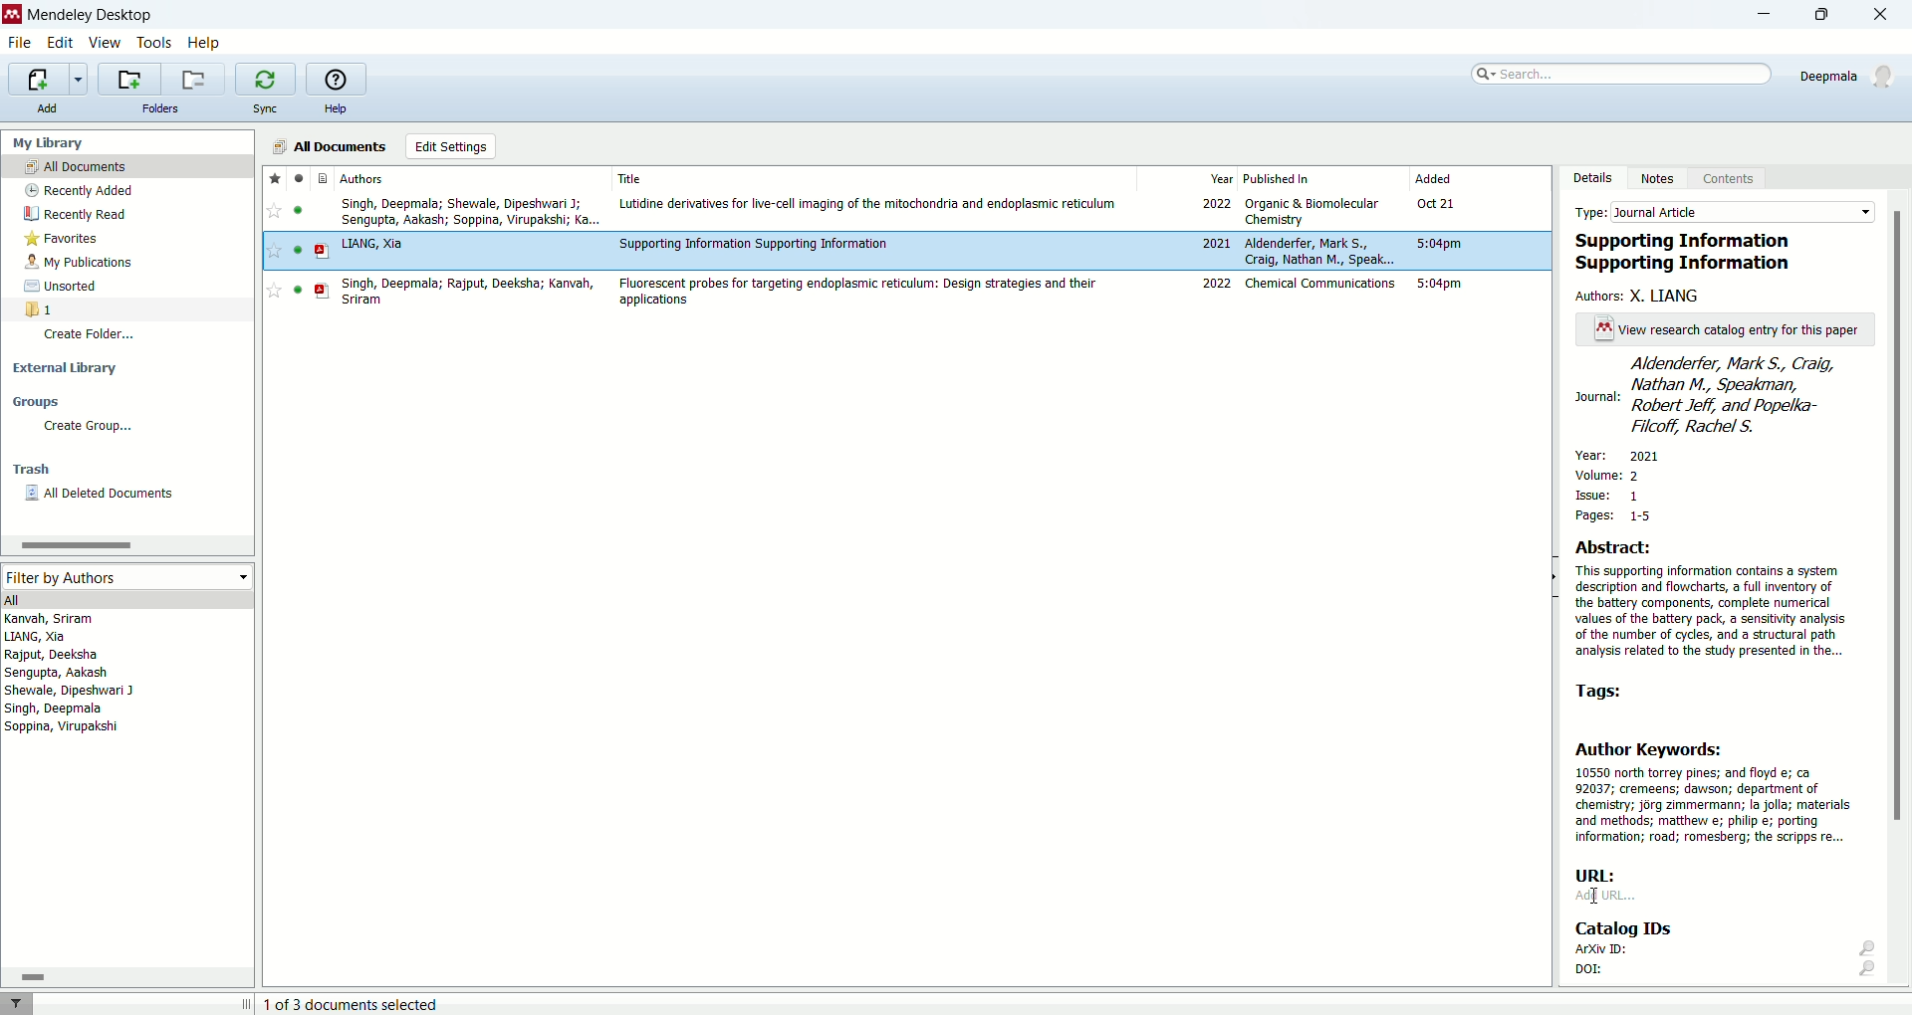 The image size is (1912, 1015). What do you see at coordinates (63, 725) in the screenshot?
I see `soppina, virupakshi` at bounding box center [63, 725].